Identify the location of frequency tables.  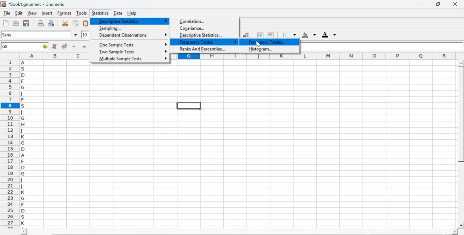
(198, 42).